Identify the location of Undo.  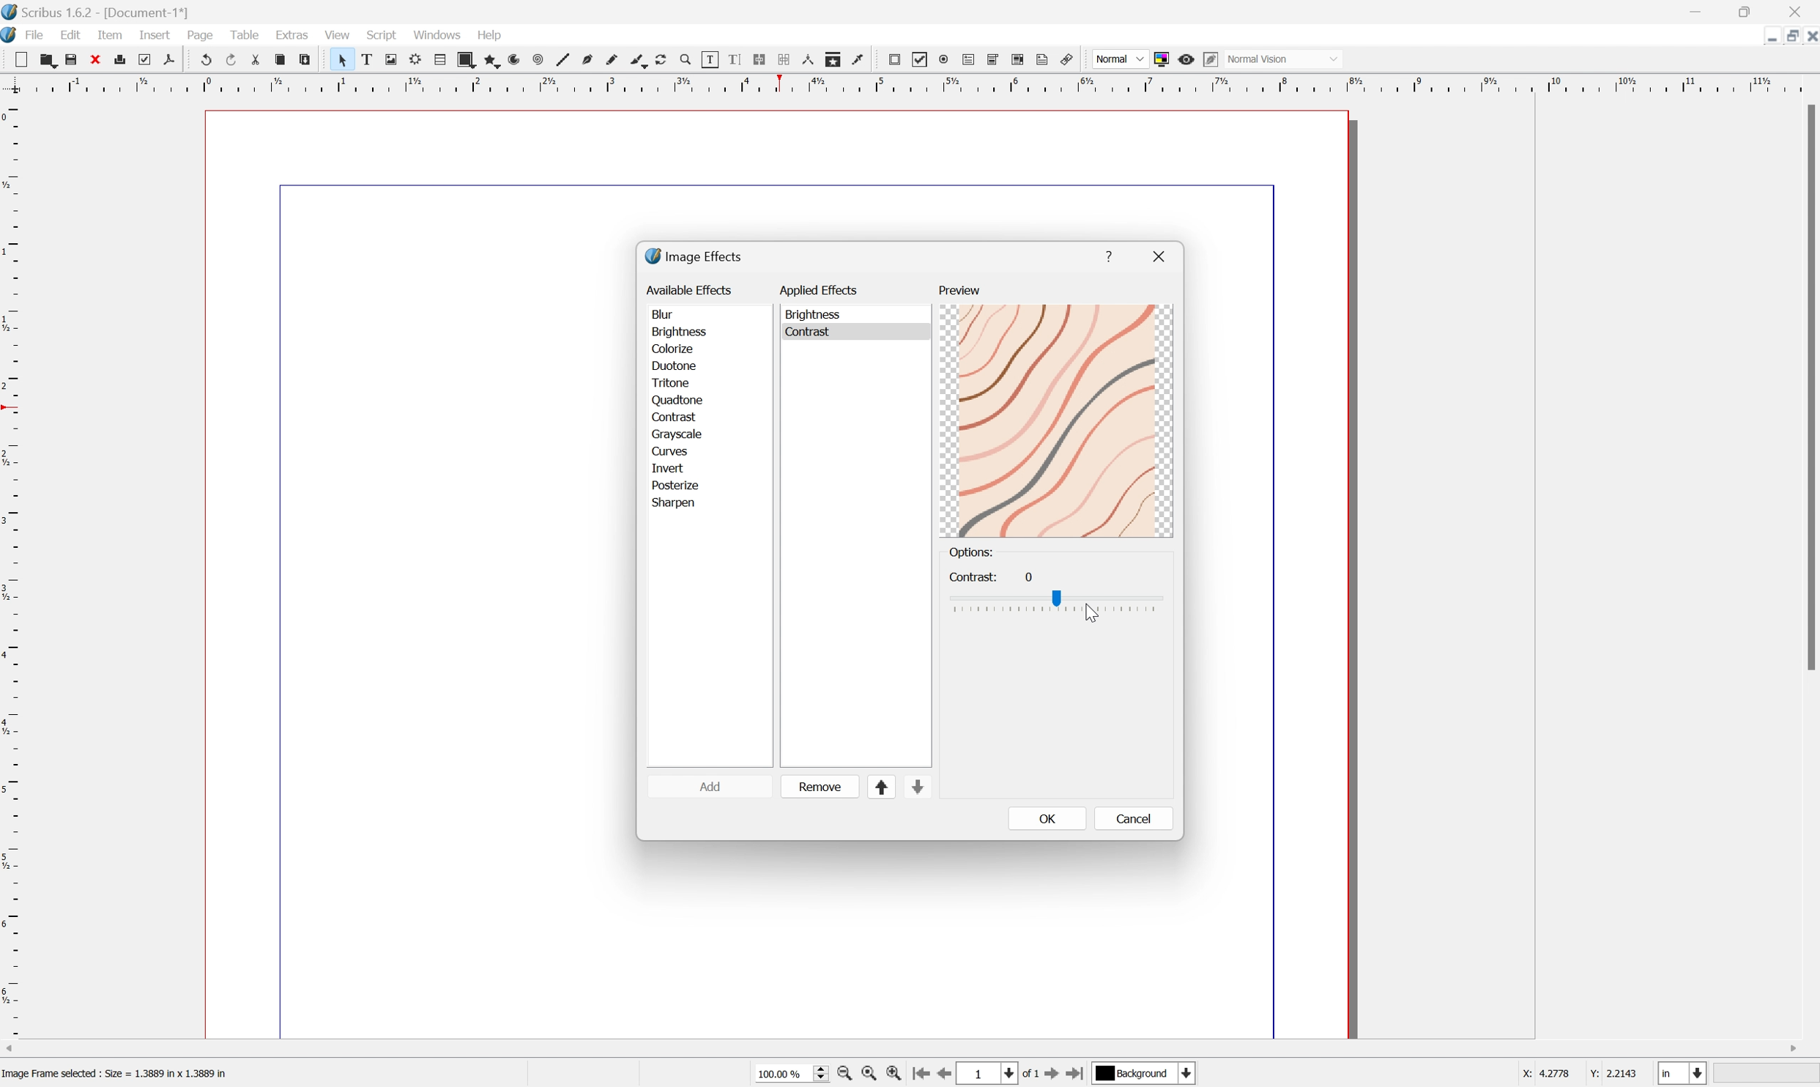
(204, 59).